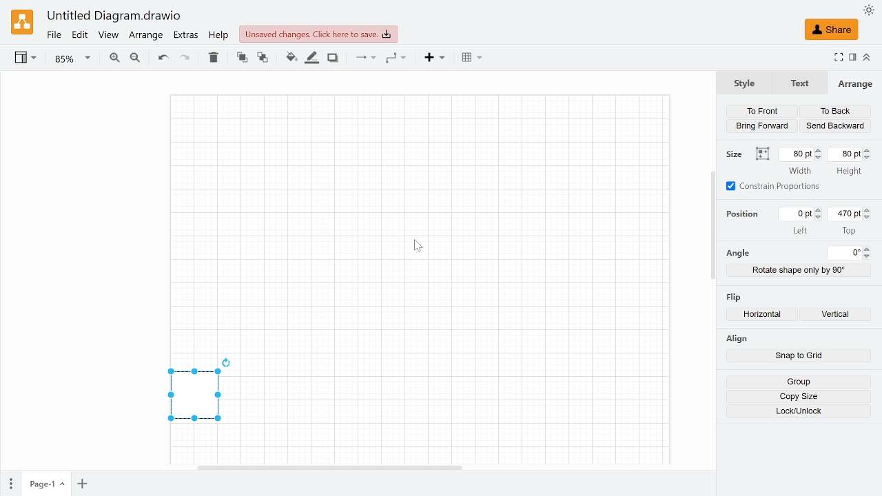 This screenshot has height=496, width=882. What do you see at coordinates (819, 158) in the screenshot?
I see `Decrease width` at bounding box center [819, 158].